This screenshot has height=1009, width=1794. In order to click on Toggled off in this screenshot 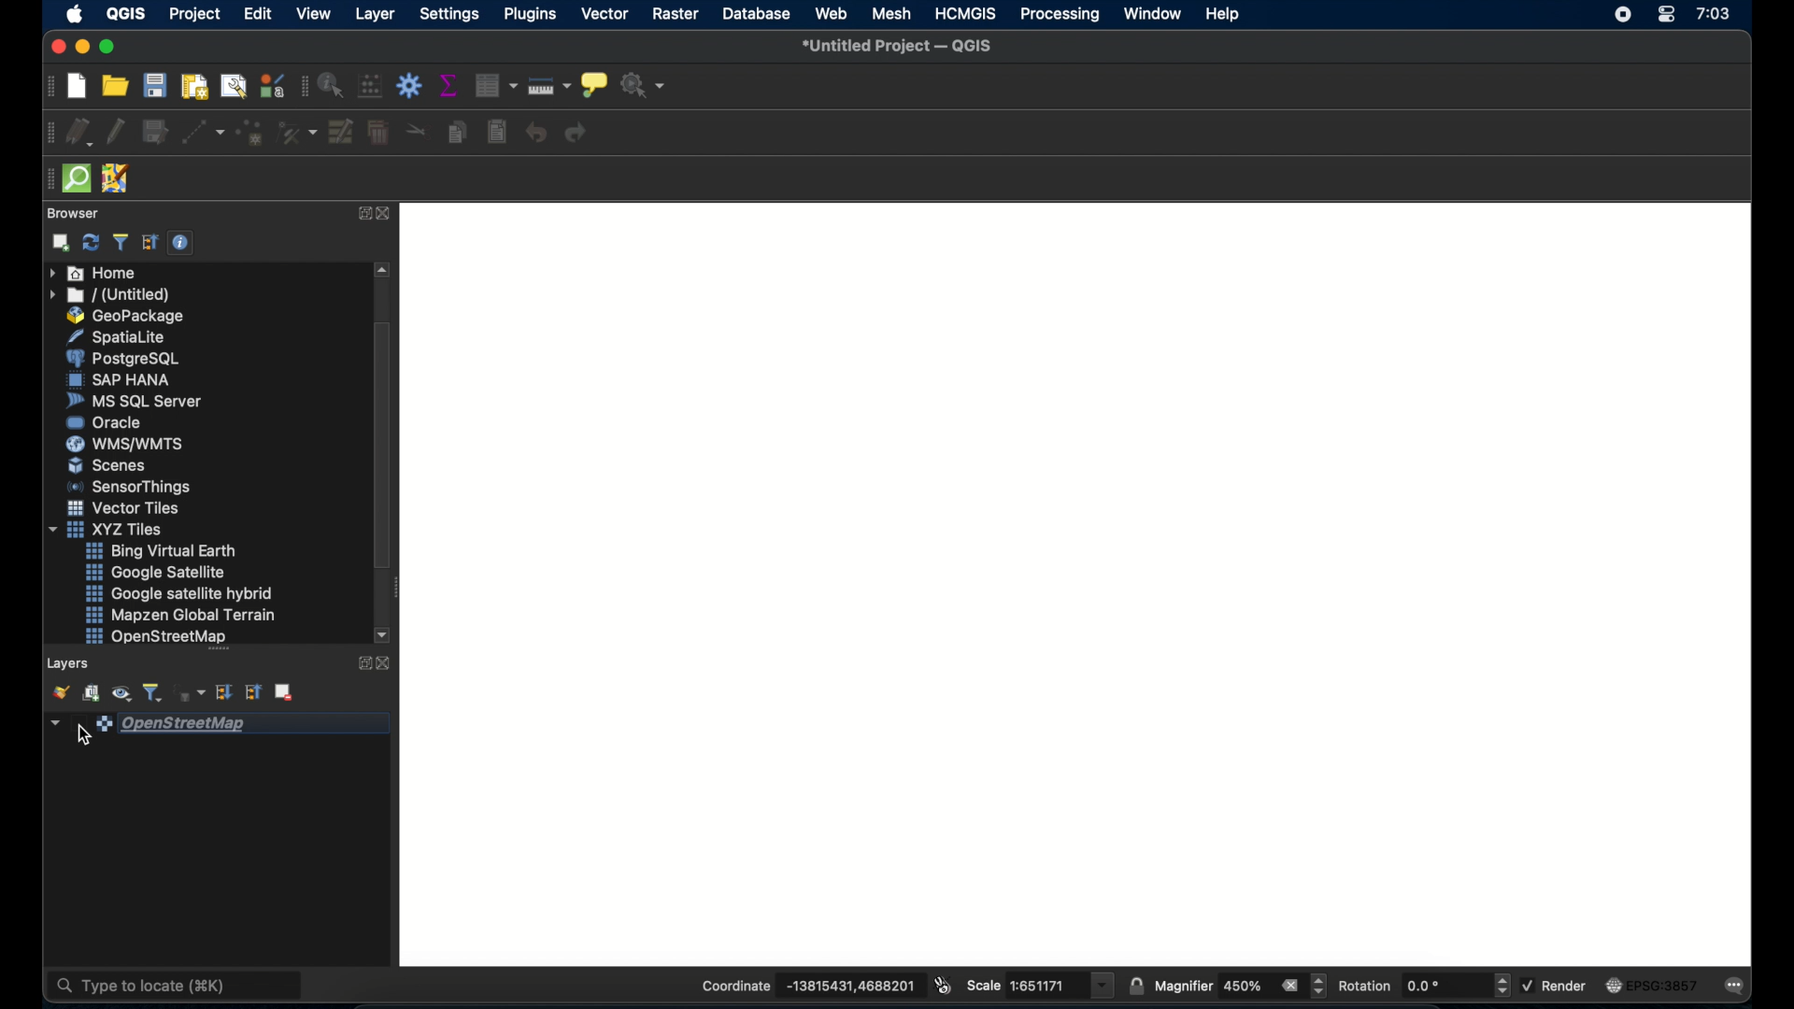, I will do `click(1078, 583)`.